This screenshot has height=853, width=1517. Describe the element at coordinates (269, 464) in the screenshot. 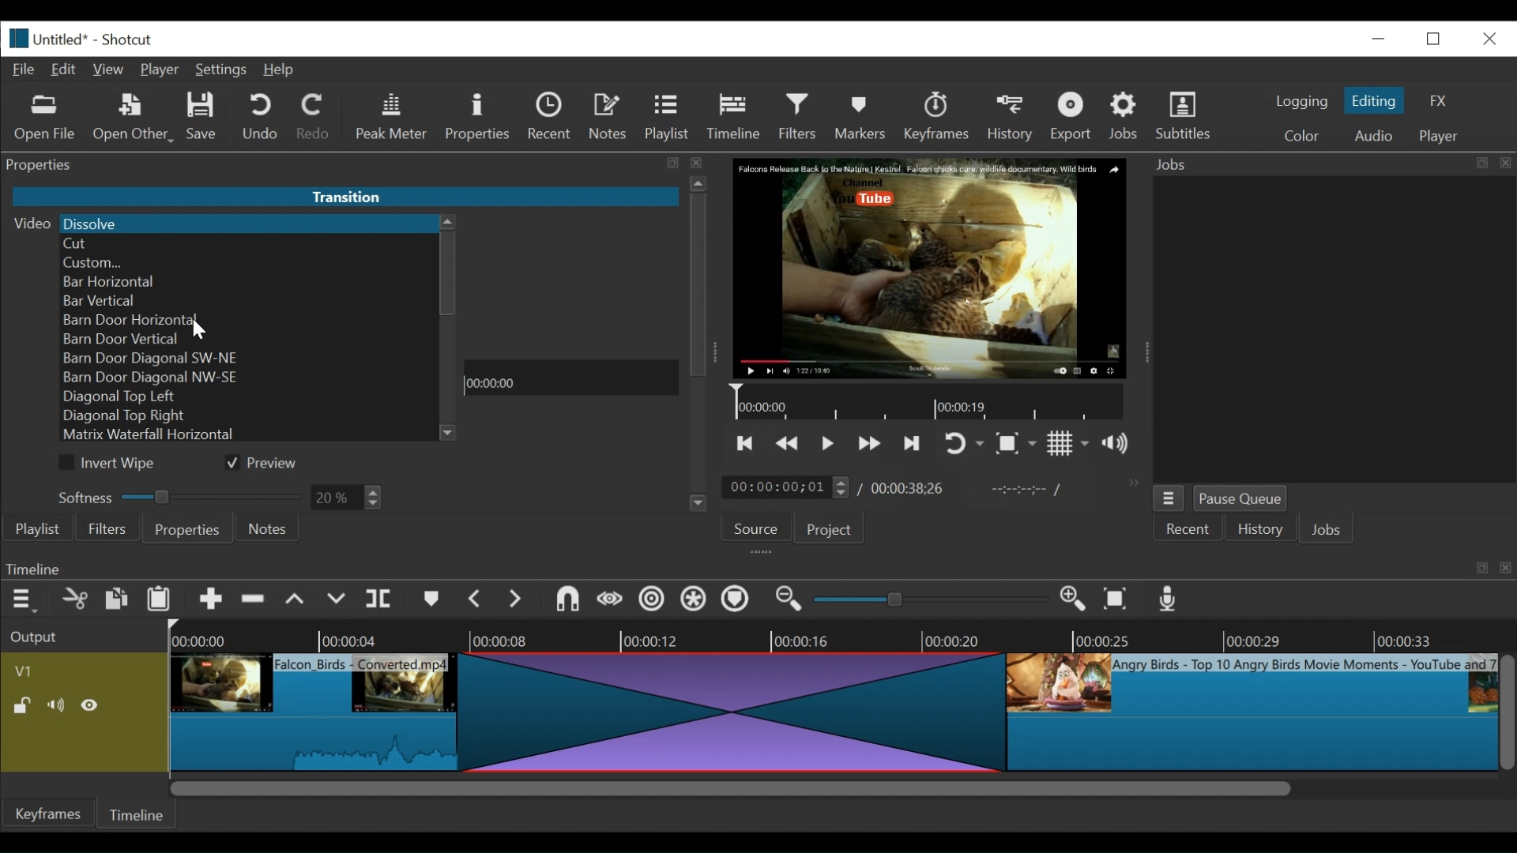

I see `(un)check Preview` at that location.